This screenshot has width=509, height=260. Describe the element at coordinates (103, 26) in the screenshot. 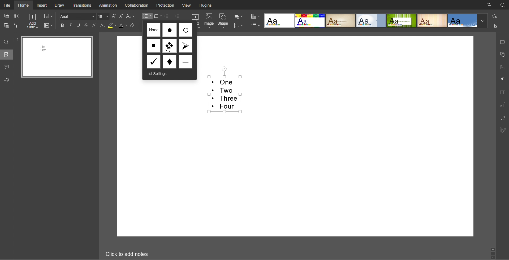

I see `Subscript` at that location.